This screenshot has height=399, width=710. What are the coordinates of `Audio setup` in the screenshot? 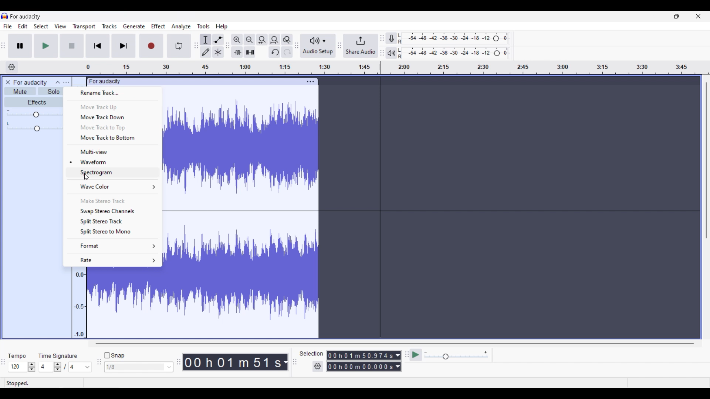 It's located at (318, 46).